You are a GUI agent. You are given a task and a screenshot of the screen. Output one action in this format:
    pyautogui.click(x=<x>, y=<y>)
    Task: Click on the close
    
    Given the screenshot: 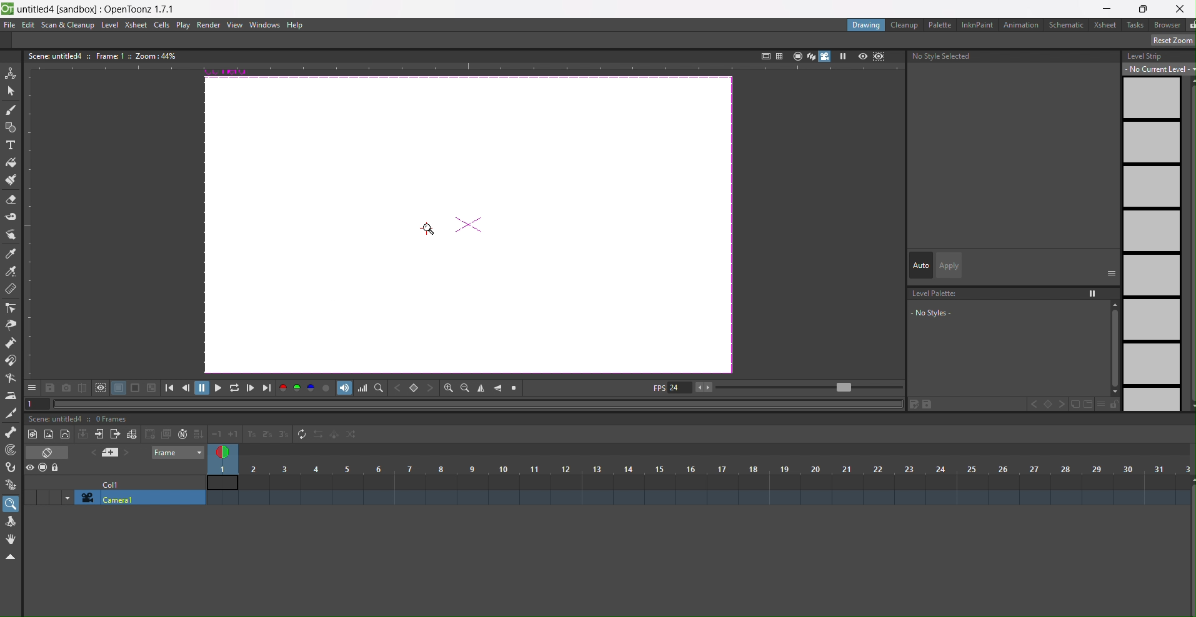 What is the action you would take?
    pyautogui.click(x=1180, y=7)
    